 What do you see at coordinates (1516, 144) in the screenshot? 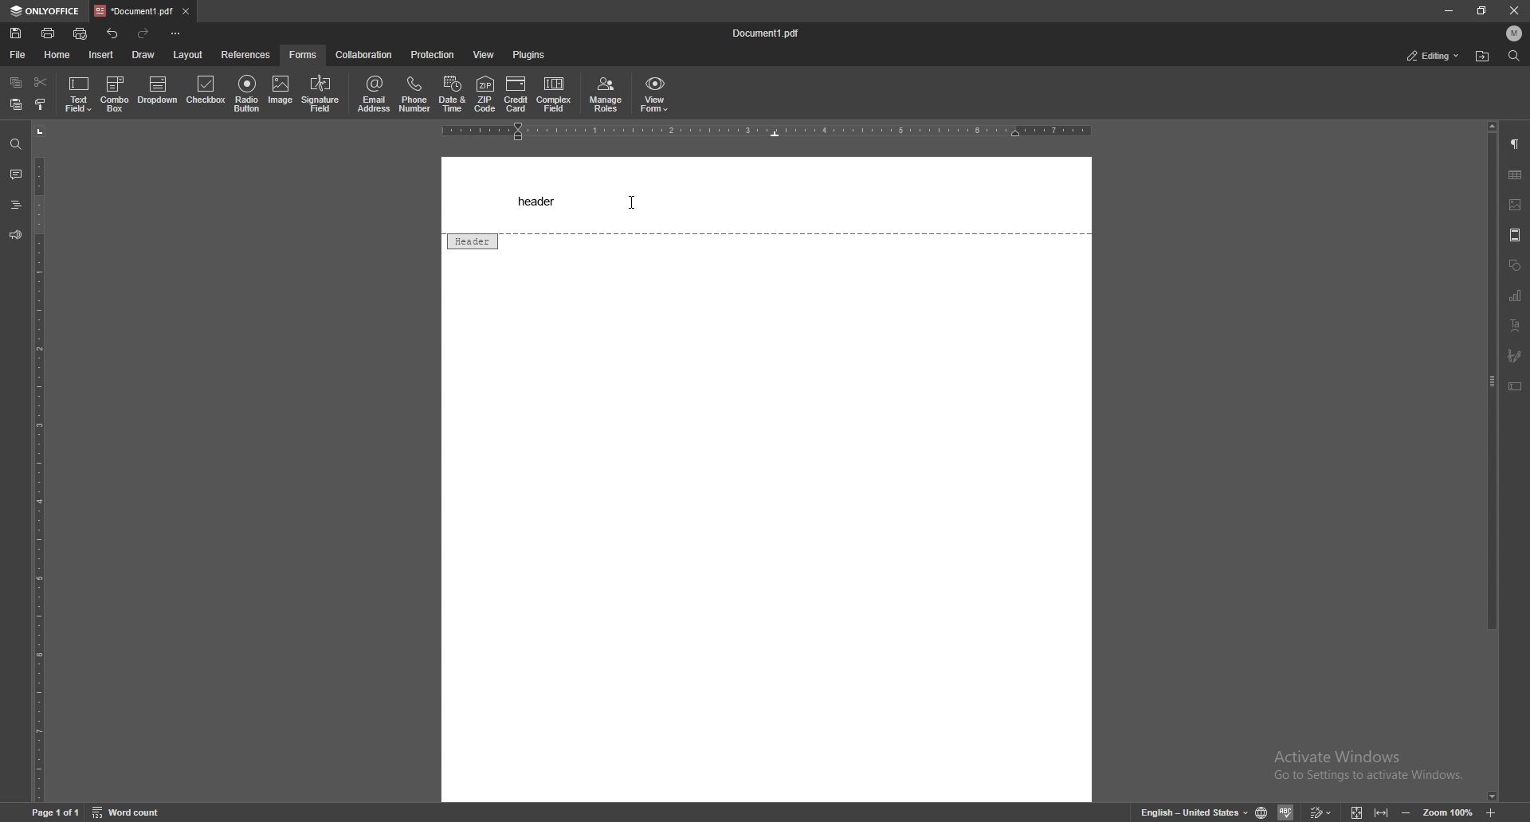
I see `paragraph` at bounding box center [1516, 144].